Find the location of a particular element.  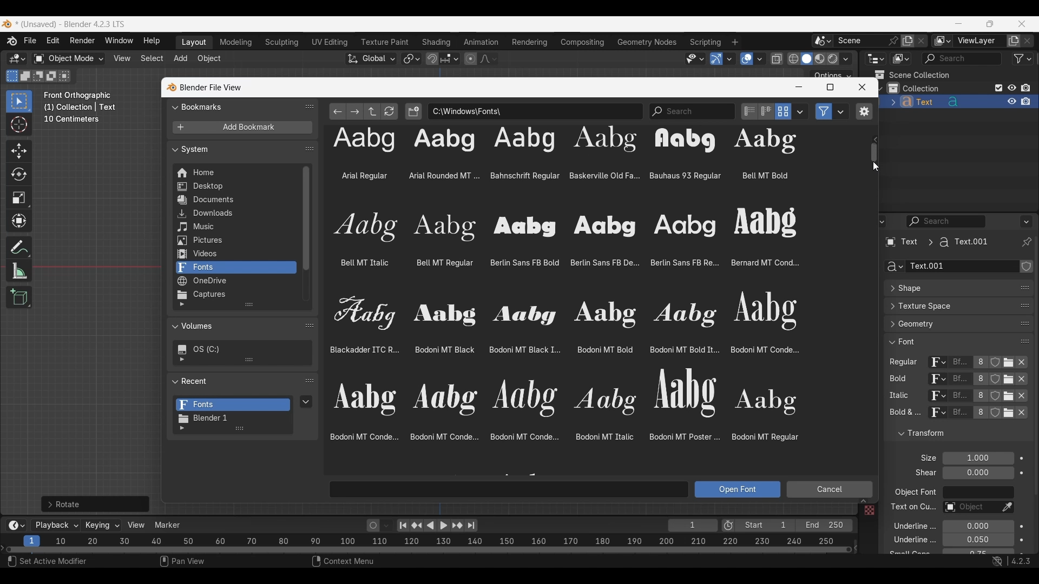

shortcut is located at coordinates (1009, 562).